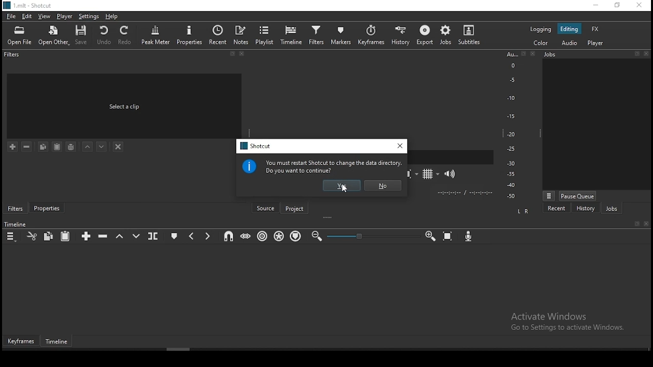 This screenshot has height=367, width=653. Describe the element at coordinates (295, 237) in the screenshot. I see `ripple markers` at that location.